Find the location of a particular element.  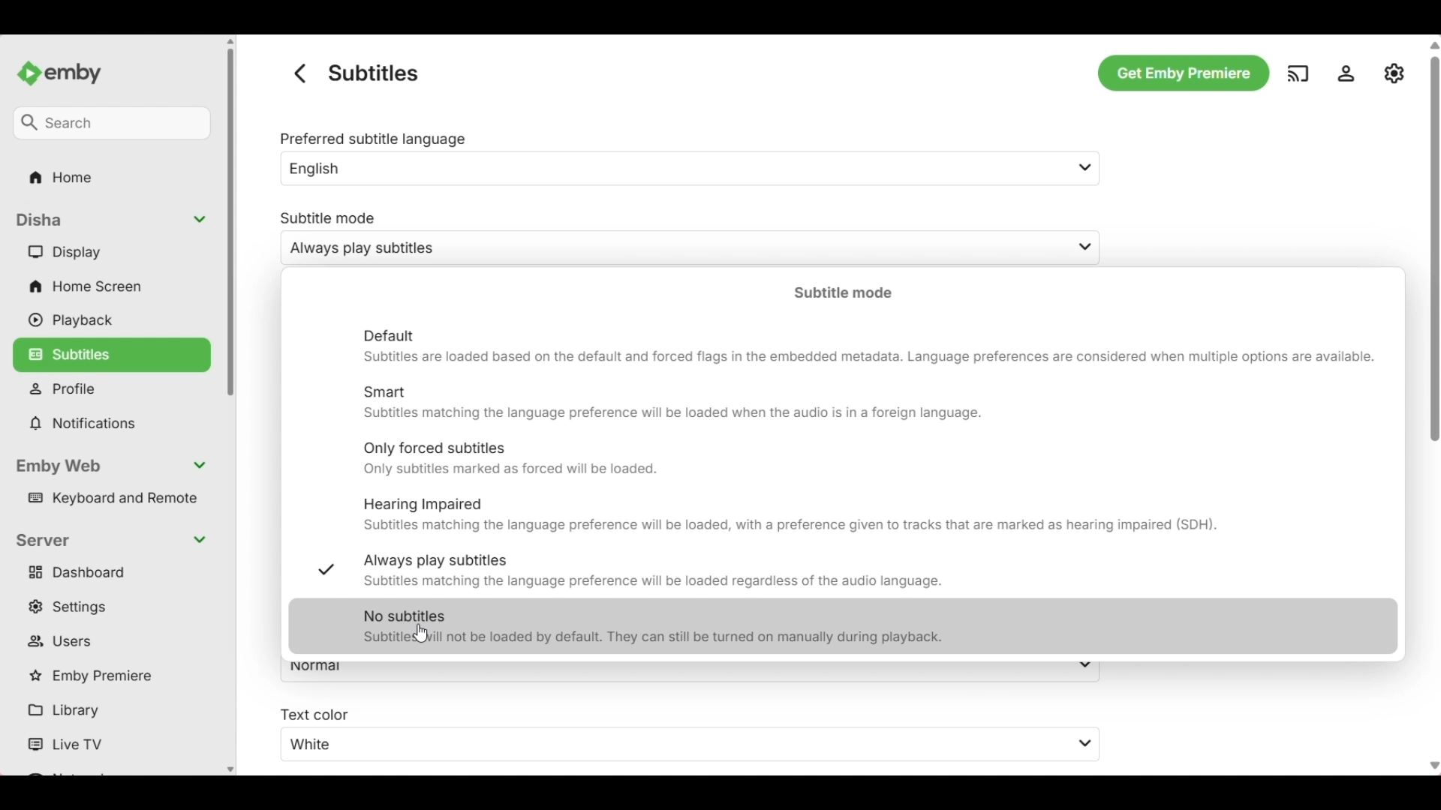

 is located at coordinates (296, 73).